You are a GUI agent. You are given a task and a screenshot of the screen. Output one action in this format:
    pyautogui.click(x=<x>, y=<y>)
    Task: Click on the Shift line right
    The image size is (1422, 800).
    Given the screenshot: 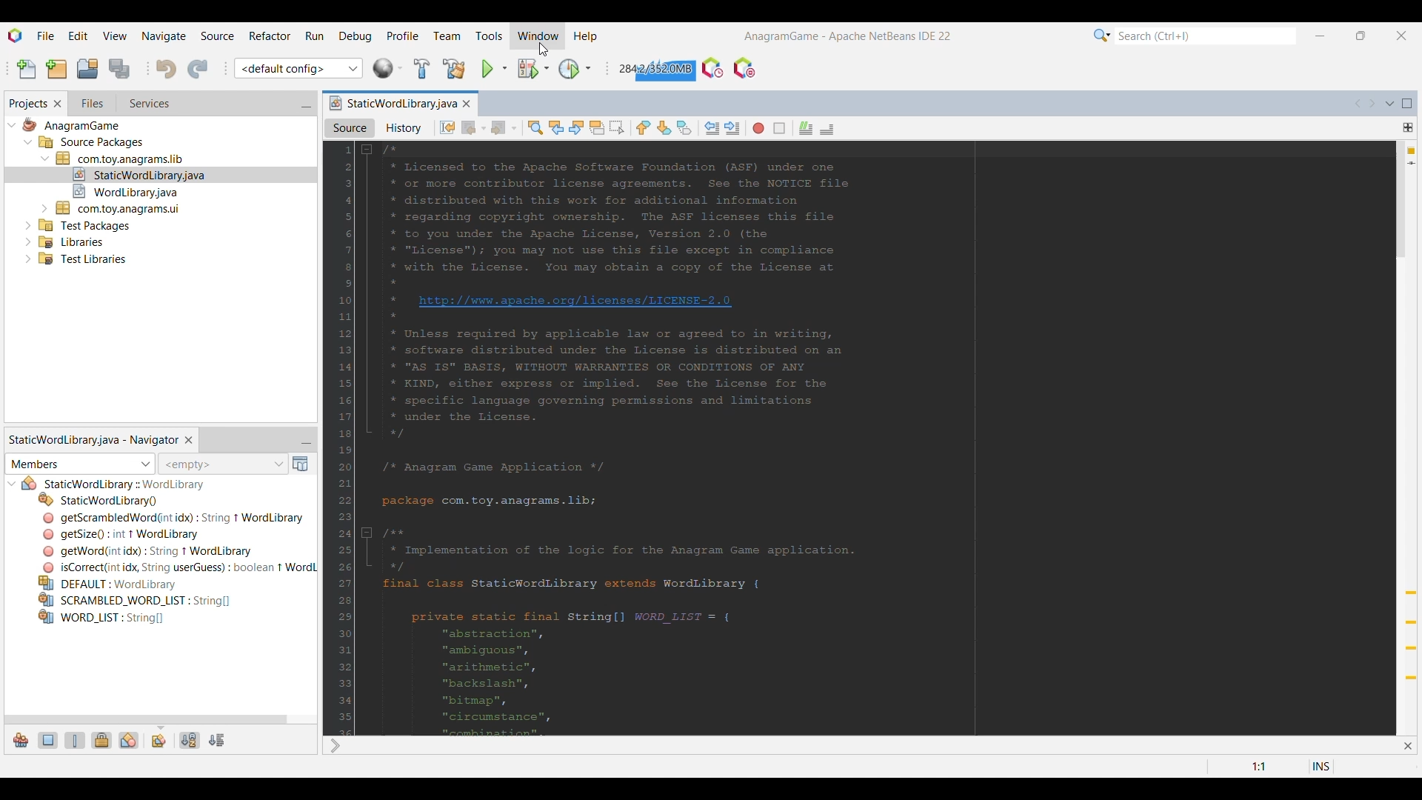 What is the action you would take?
    pyautogui.click(x=732, y=128)
    